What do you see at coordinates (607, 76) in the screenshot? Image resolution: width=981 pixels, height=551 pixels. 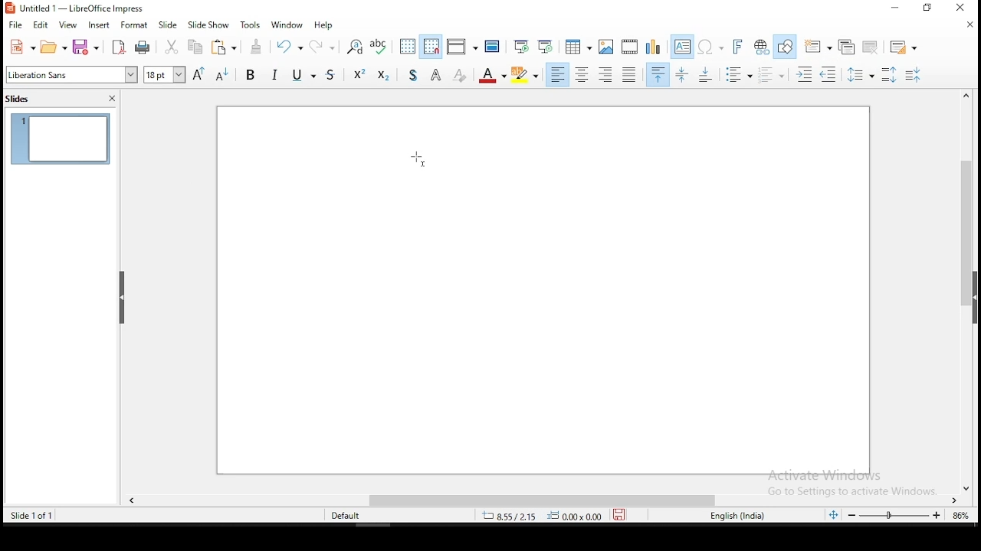 I see `align right` at bounding box center [607, 76].